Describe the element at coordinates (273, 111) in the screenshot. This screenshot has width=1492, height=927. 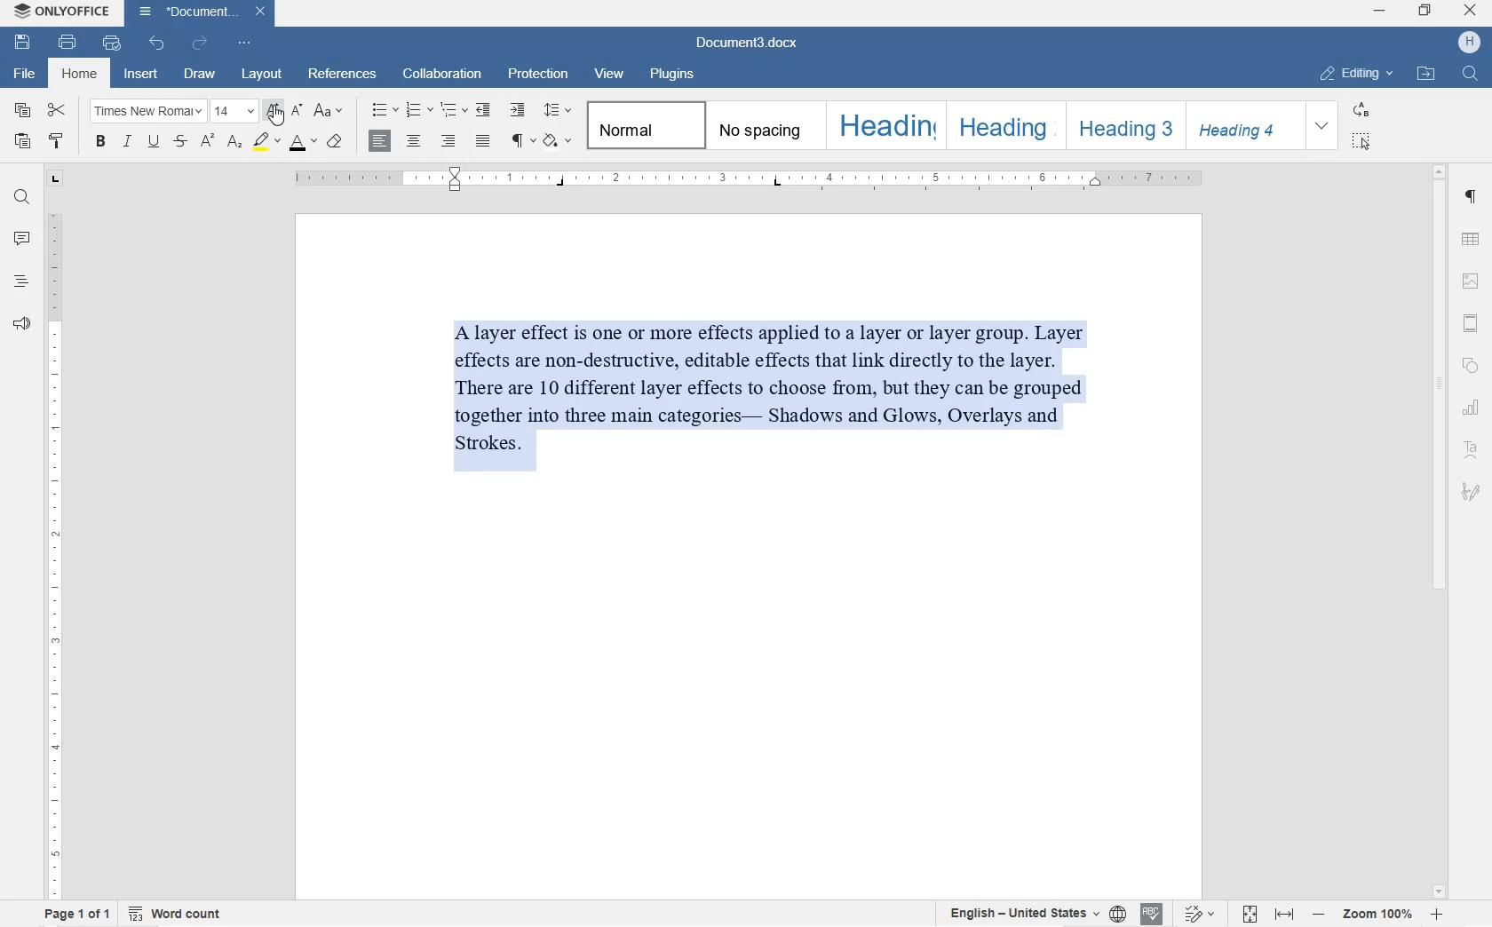
I see `increment font size` at that location.